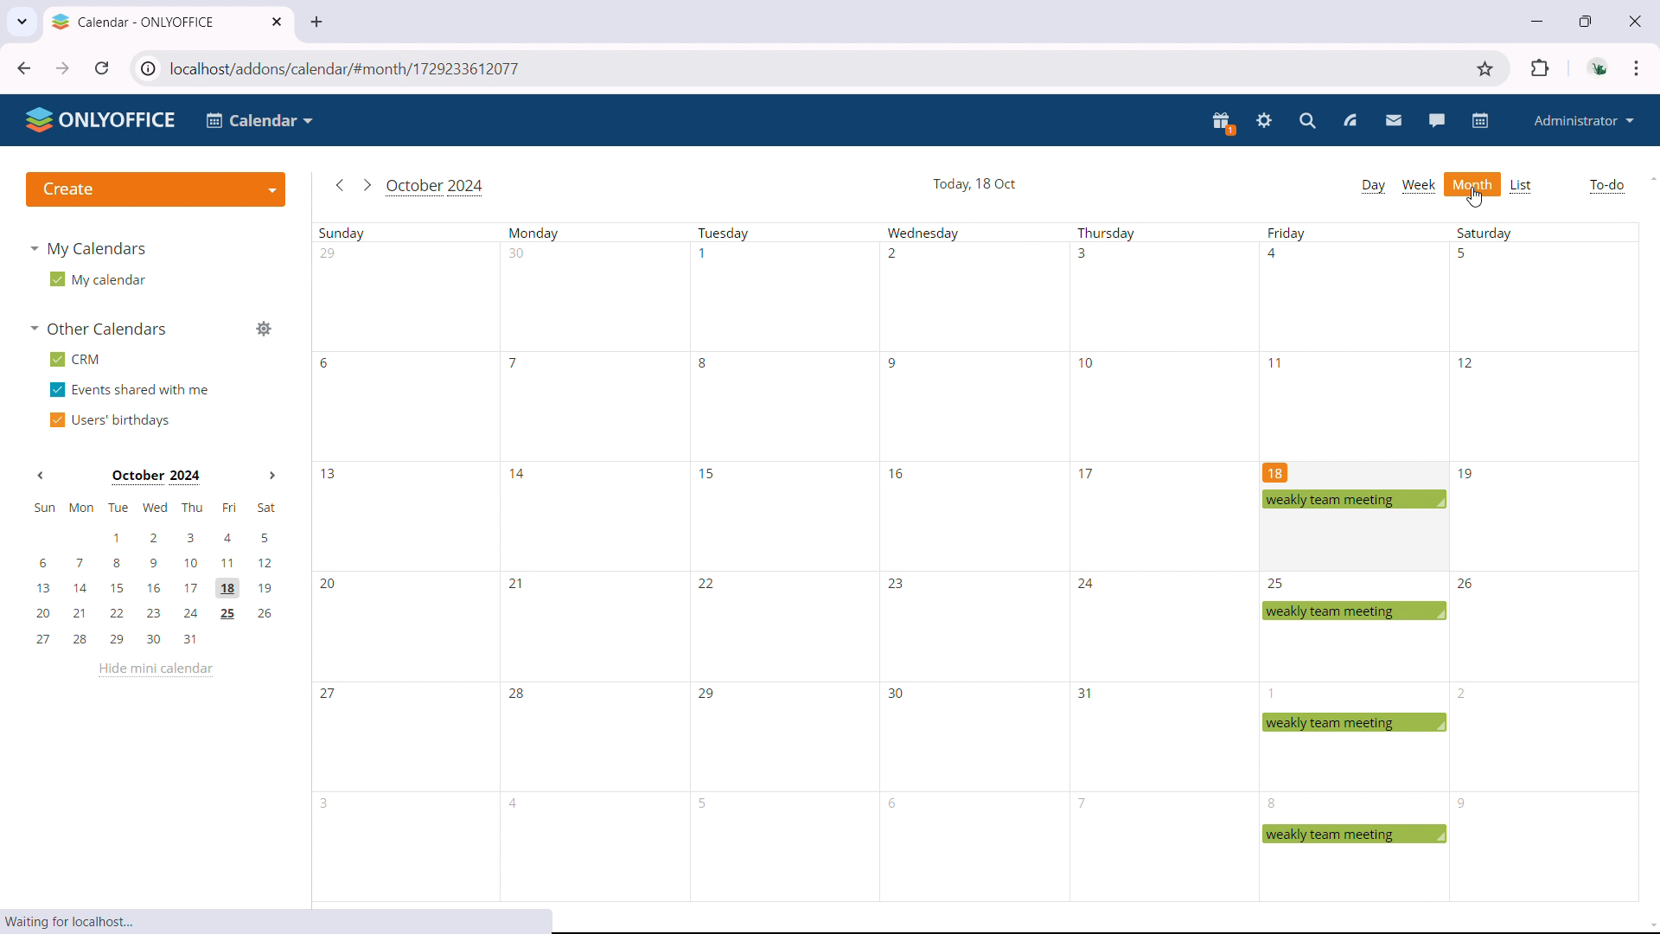  Describe the element at coordinates (1485, 68) in the screenshot. I see `bookmark this tab` at that location.